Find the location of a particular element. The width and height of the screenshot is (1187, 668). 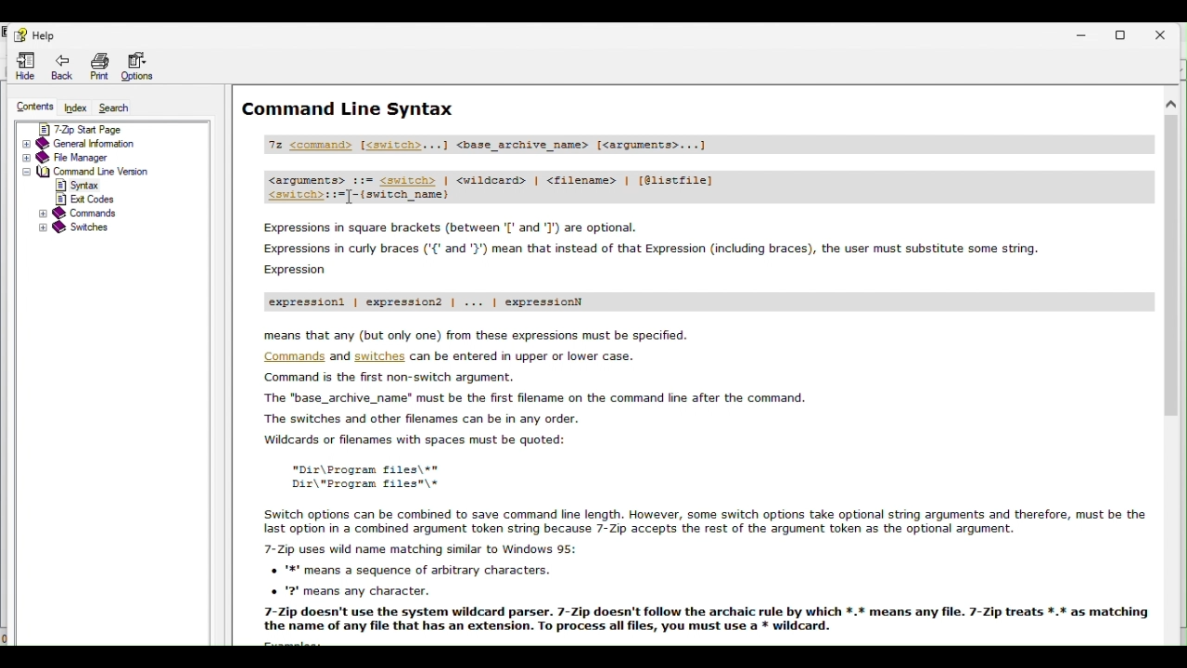

<command> <switch> is located at coordinates (367, 146).